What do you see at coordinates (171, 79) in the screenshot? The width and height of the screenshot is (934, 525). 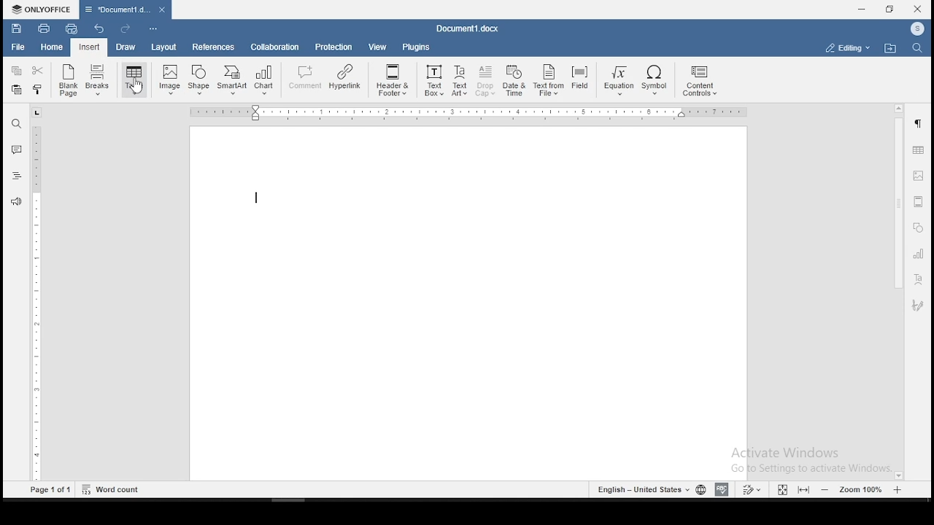 I see `Image` at bounding box center [171, 79].